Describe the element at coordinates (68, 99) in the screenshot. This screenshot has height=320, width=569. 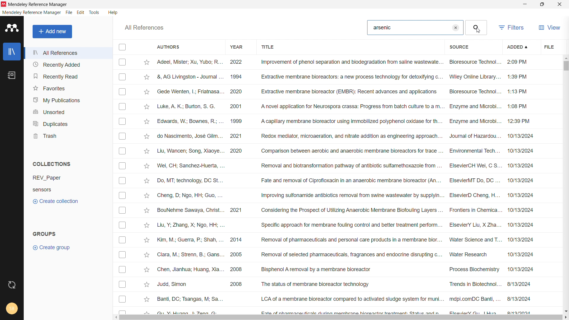
I see `my publications` at that location.